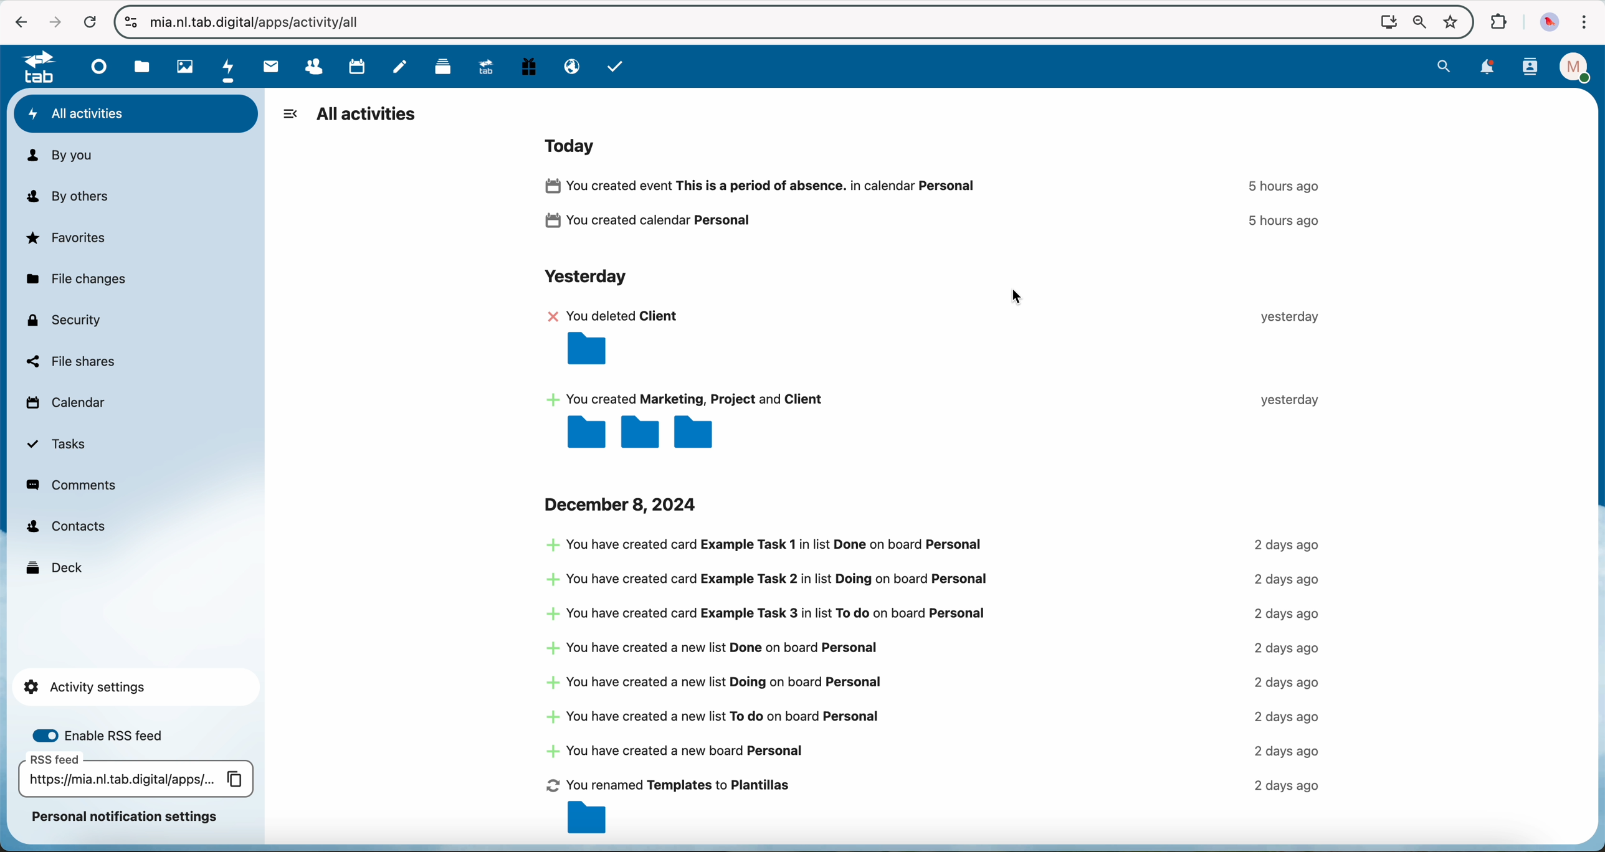 This screenshot has width=1605, height=852. What do you see at coordinates (136, 777) in the screenshot?
I see `link` at bounding box center [136, 777].